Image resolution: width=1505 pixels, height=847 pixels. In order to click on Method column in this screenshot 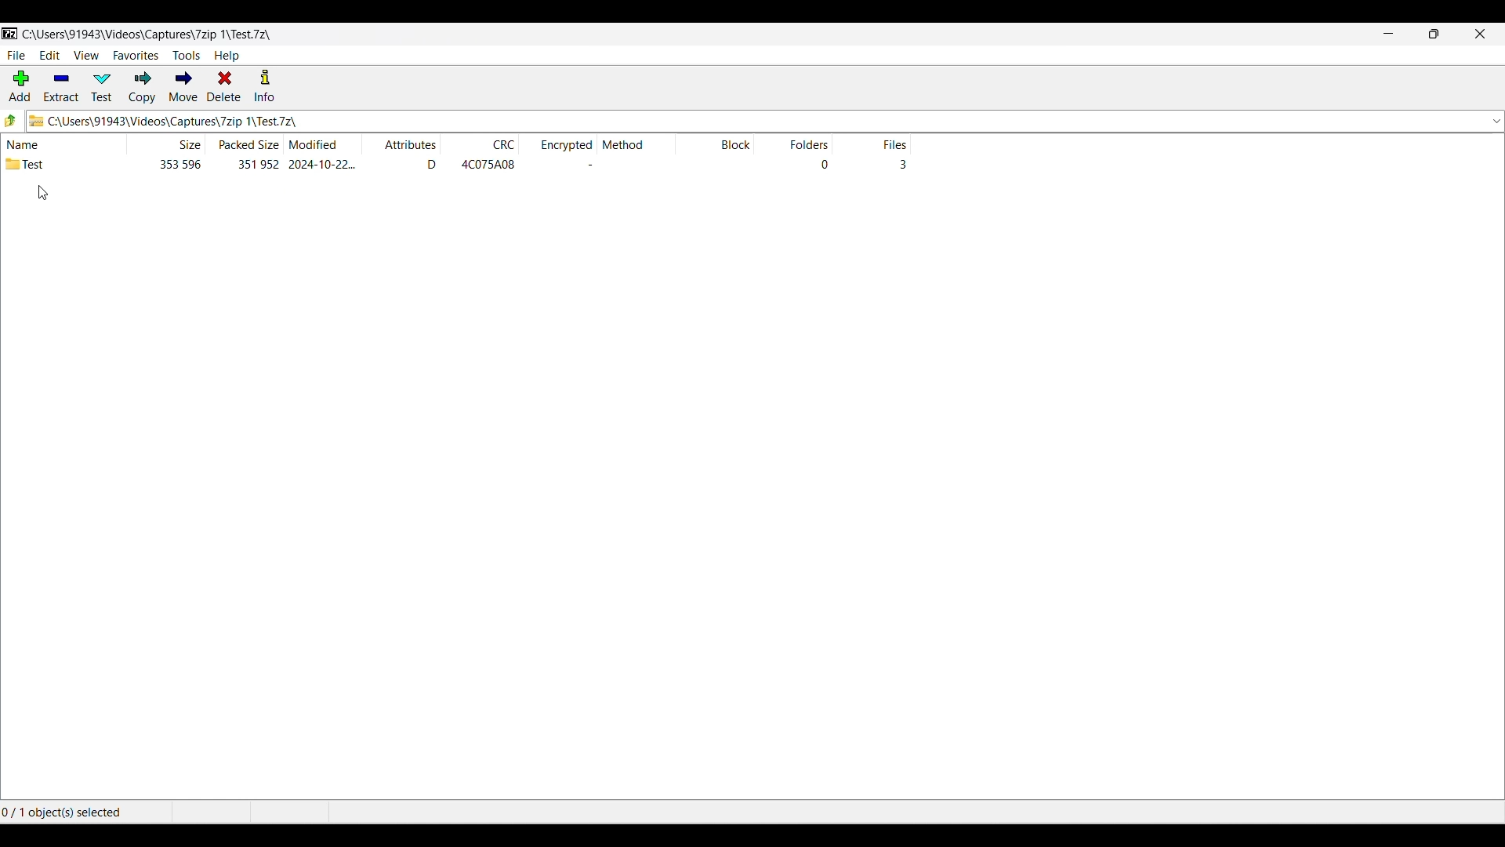, I will do `click(635, 143)`.